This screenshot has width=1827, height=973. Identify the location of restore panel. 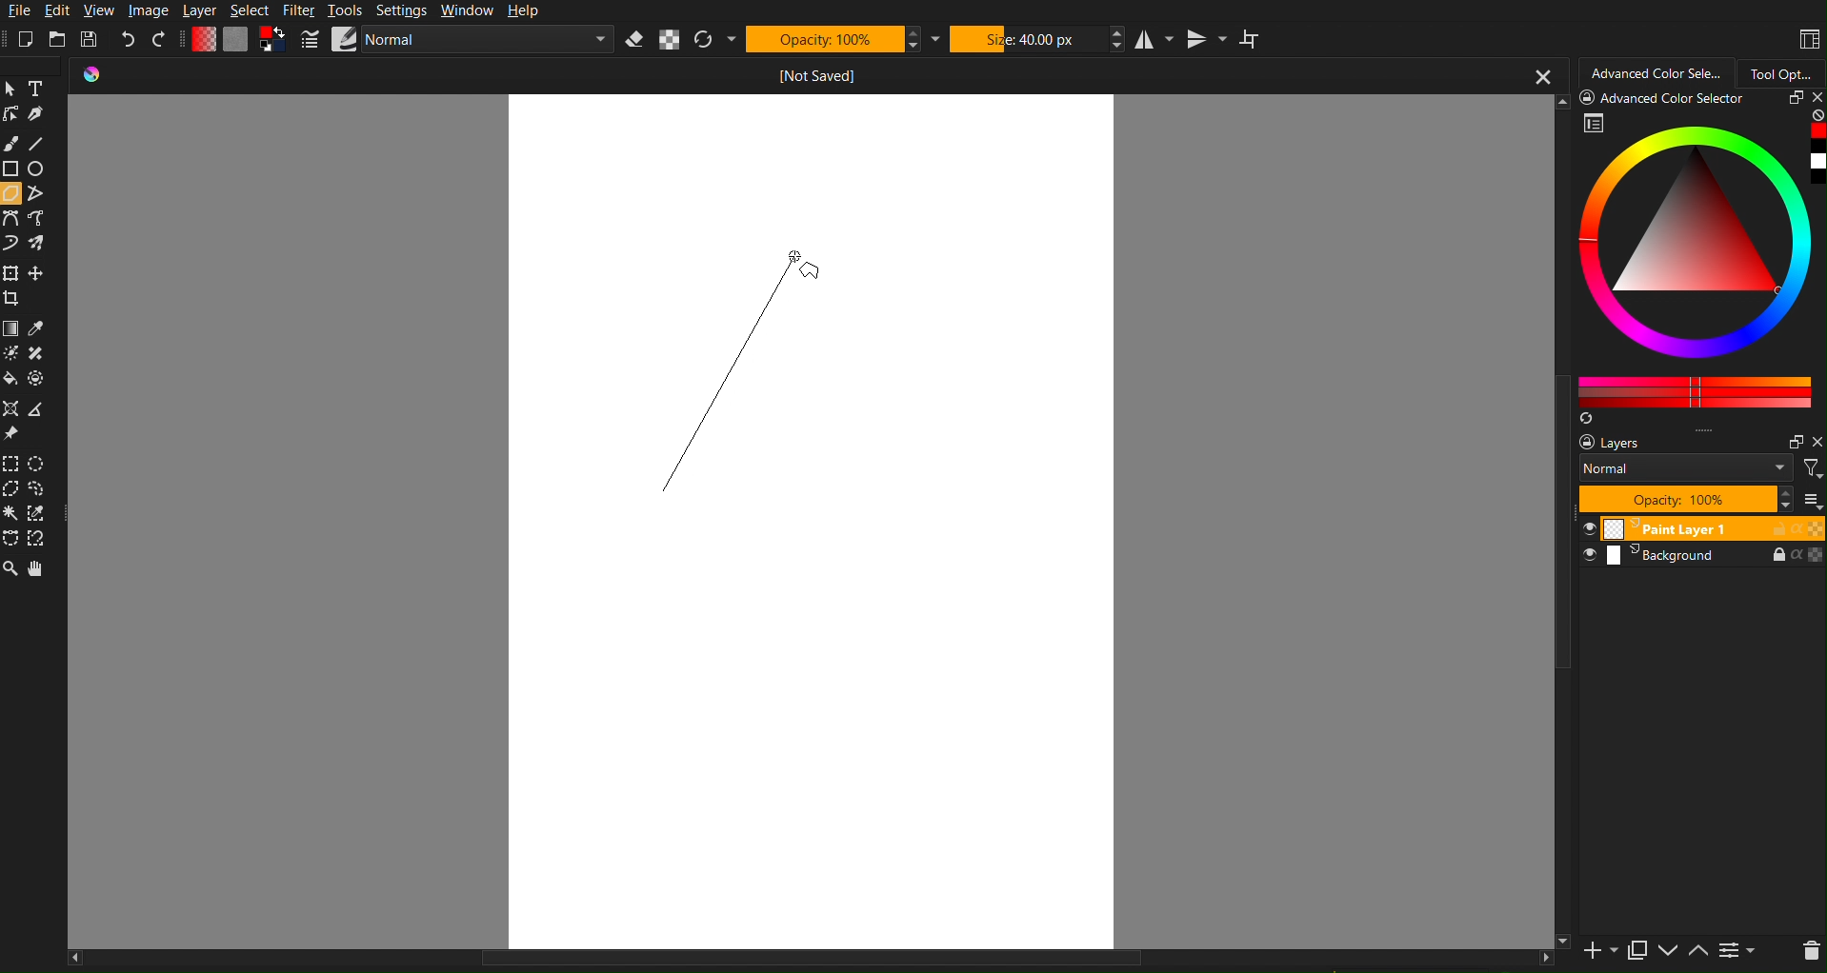
(1792, 100).